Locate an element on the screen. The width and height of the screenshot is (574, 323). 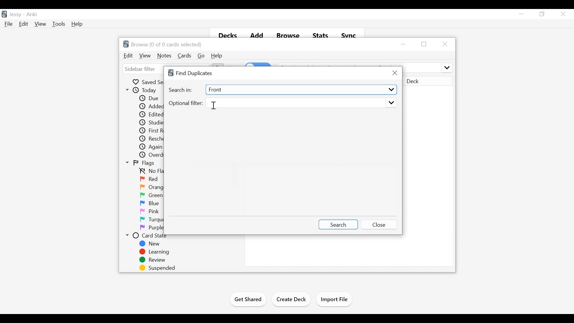
Insertion cursor is located at coordinates (214, 106).